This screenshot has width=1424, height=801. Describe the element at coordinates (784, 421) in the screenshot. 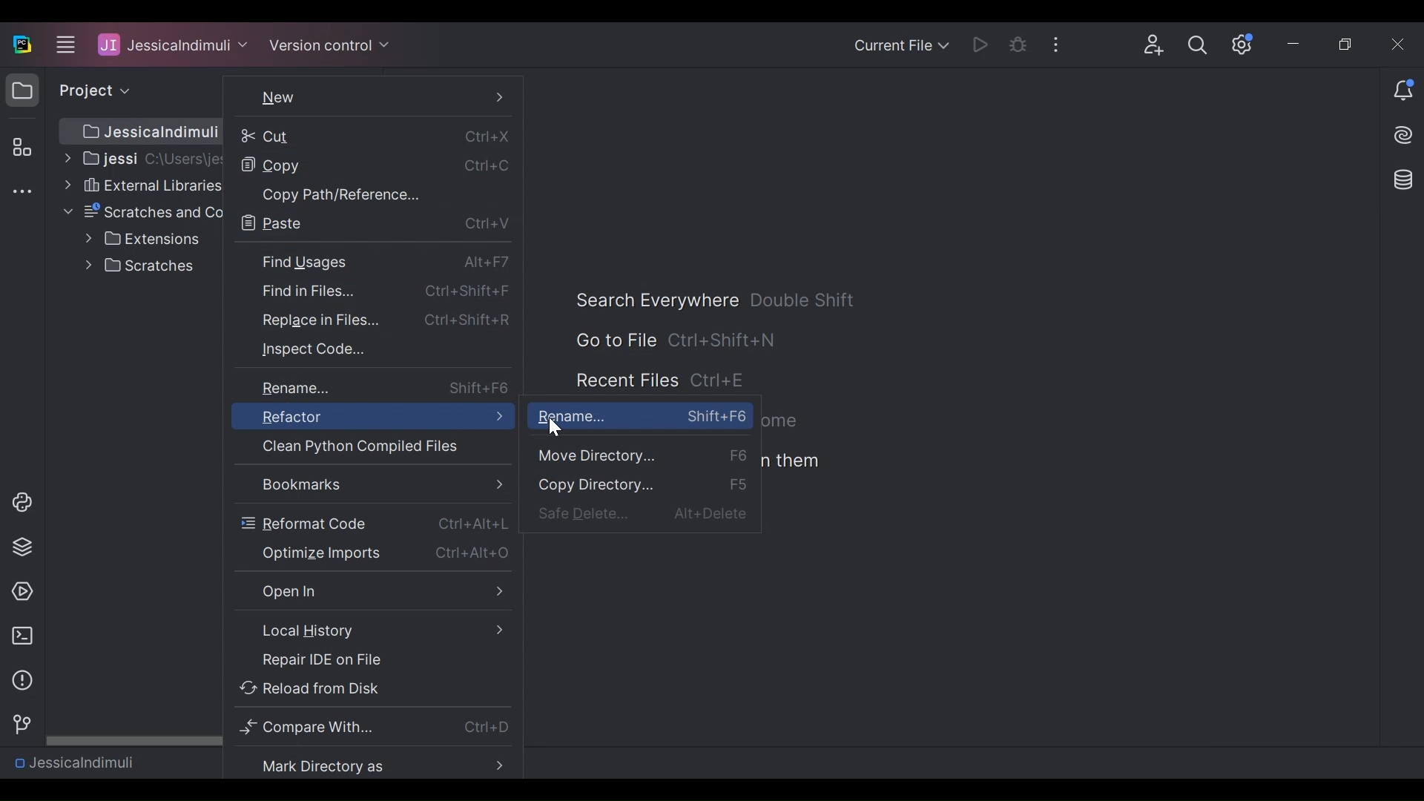

I see `shortcut` at that location.